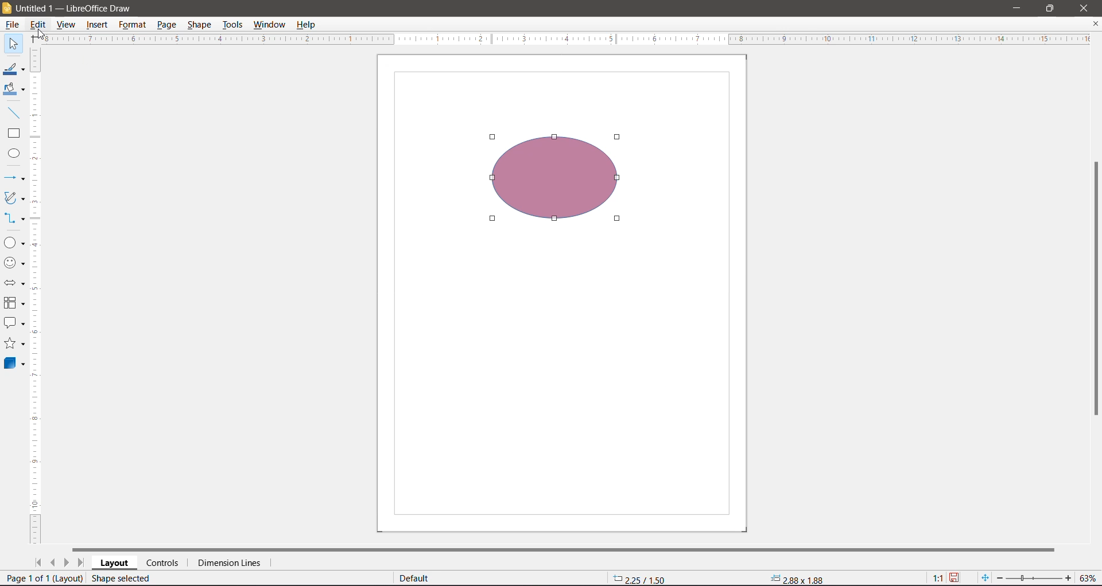  What do you see at coordinates (557, 181) in the screenshot?
I see `selected shape` at bounding box center [557, 181].